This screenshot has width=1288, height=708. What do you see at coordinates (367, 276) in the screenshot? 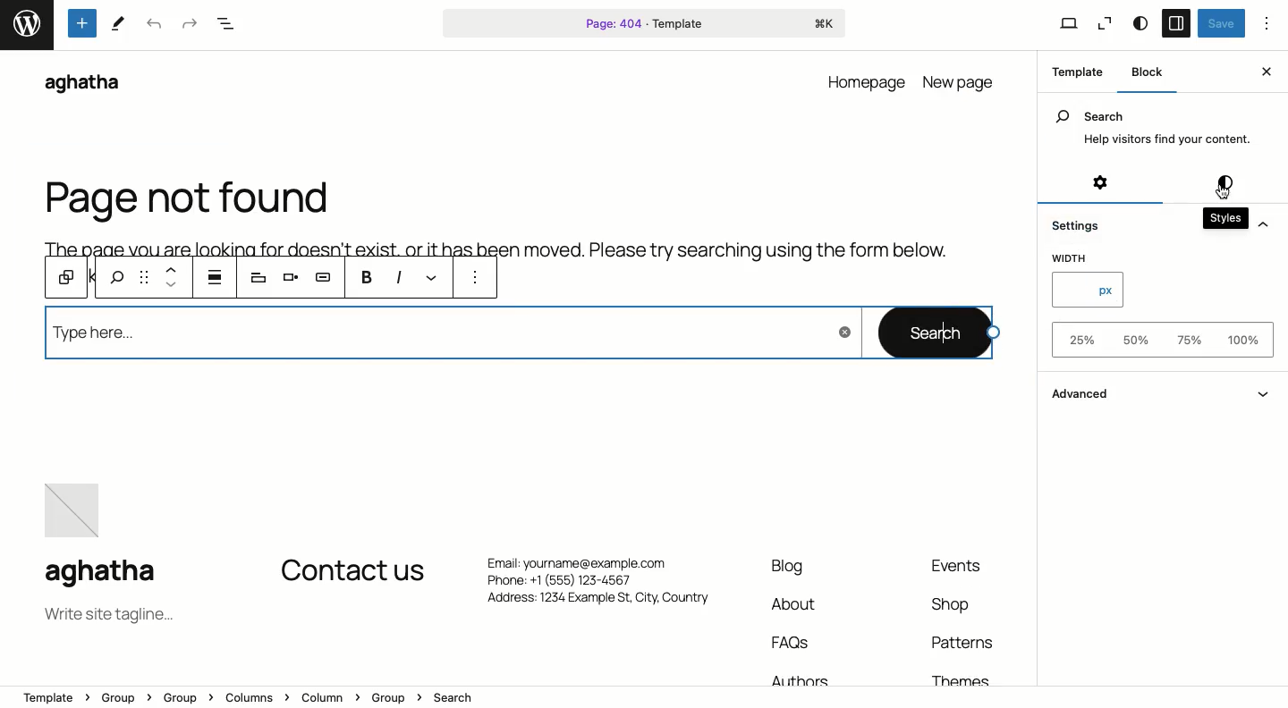
I see `Bold` at bounding box center [367, 276].